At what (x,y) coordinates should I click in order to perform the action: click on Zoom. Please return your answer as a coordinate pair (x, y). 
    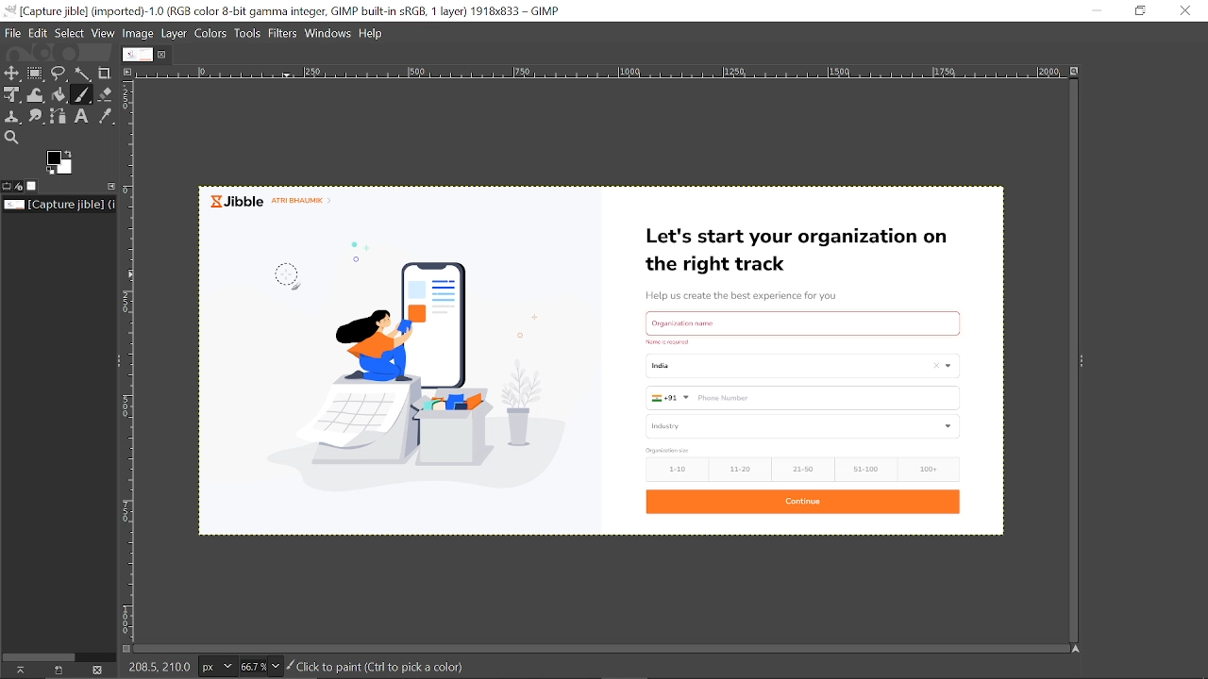
    Looking at the image, I should click on (261, 666).